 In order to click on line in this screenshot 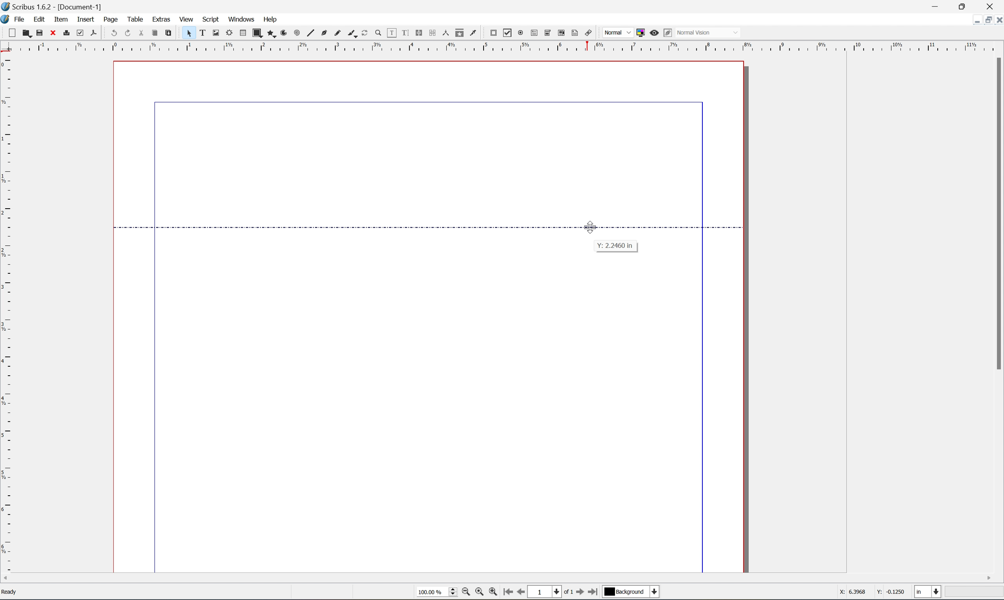, I will do `click(311, 33)`.